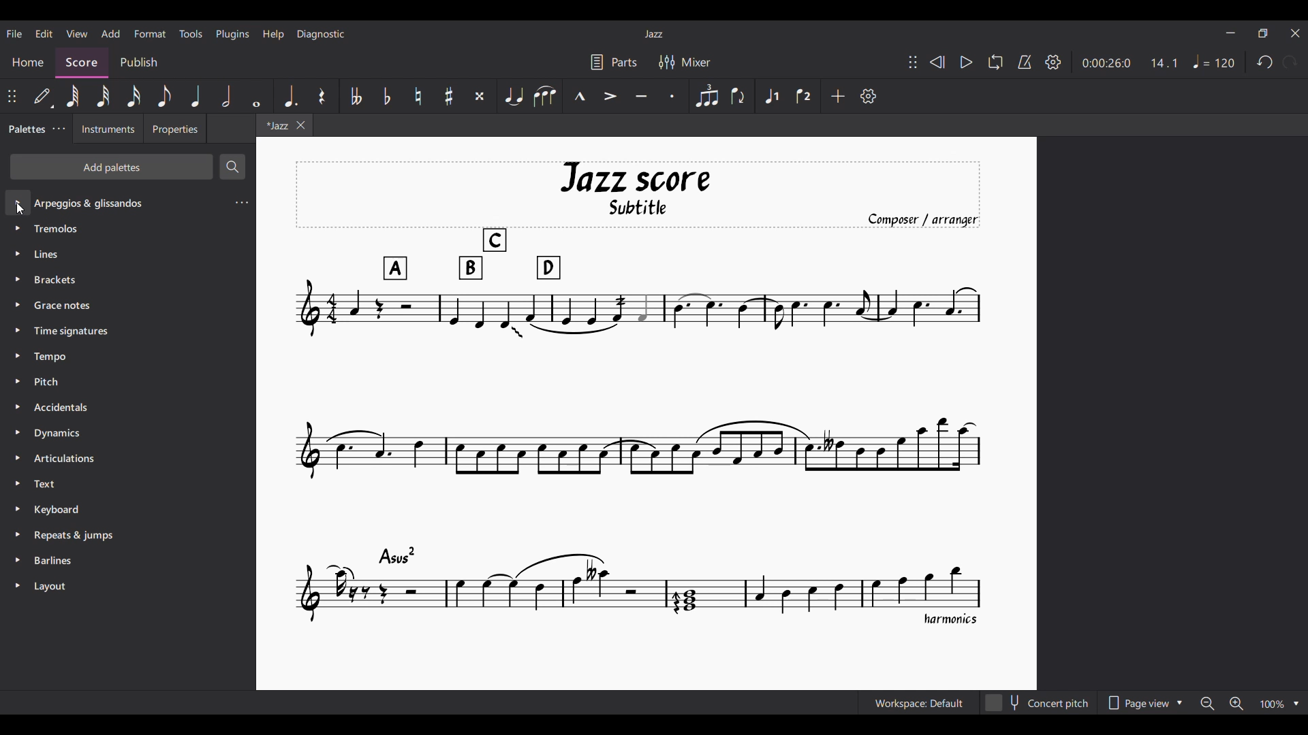  I want to click on Format menu, so click(150, 33).